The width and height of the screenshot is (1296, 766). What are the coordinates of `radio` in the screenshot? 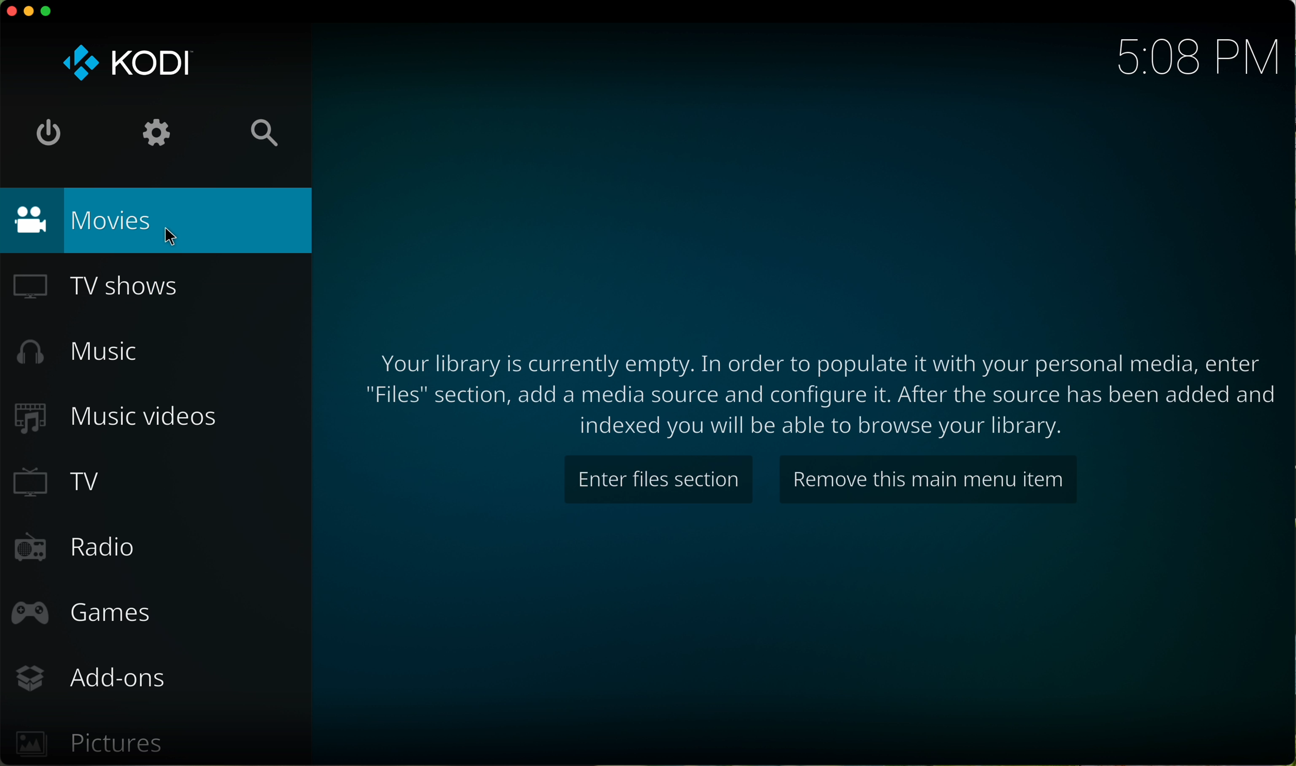 It's located at (78, 547).